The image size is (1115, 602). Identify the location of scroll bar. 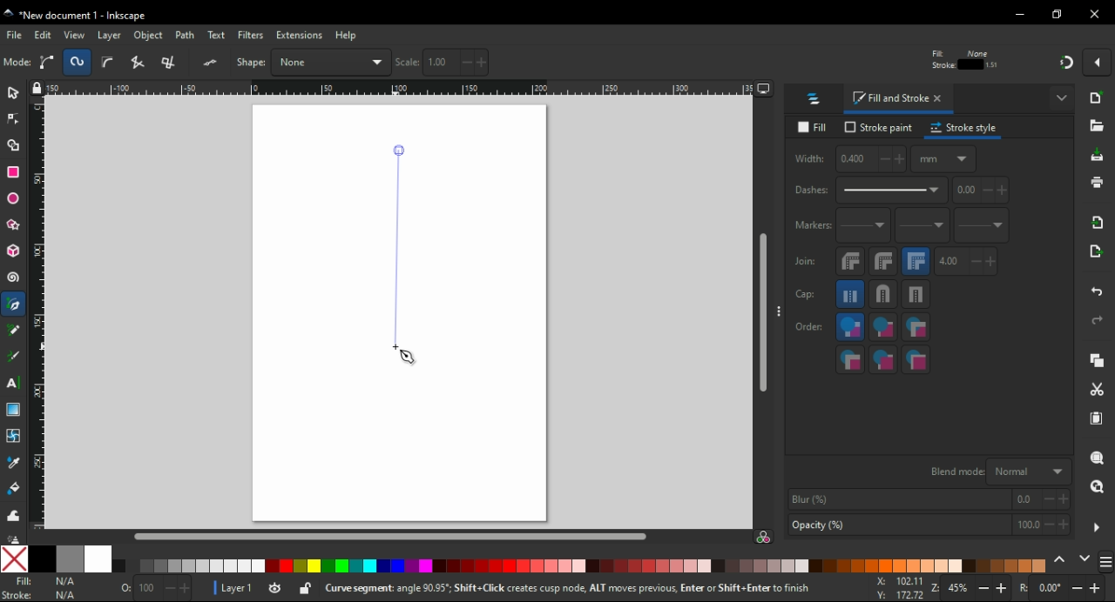
(394, 535).